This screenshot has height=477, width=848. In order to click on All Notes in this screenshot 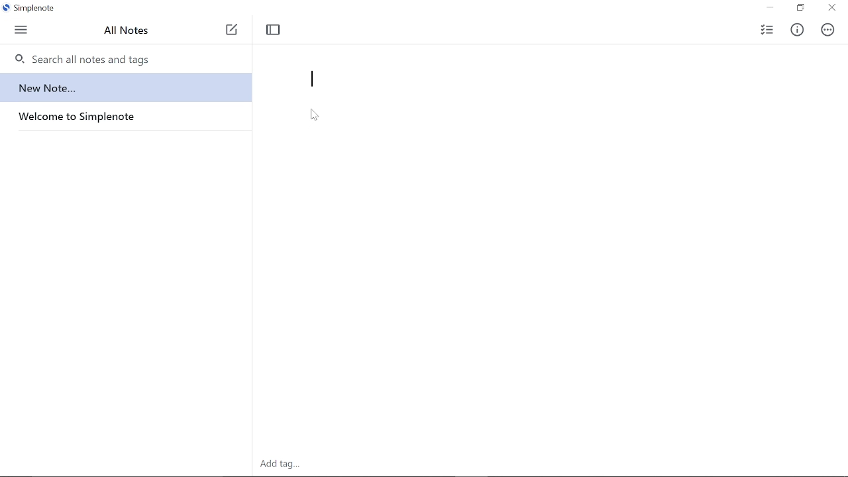, I will do `click(129, 31)`.